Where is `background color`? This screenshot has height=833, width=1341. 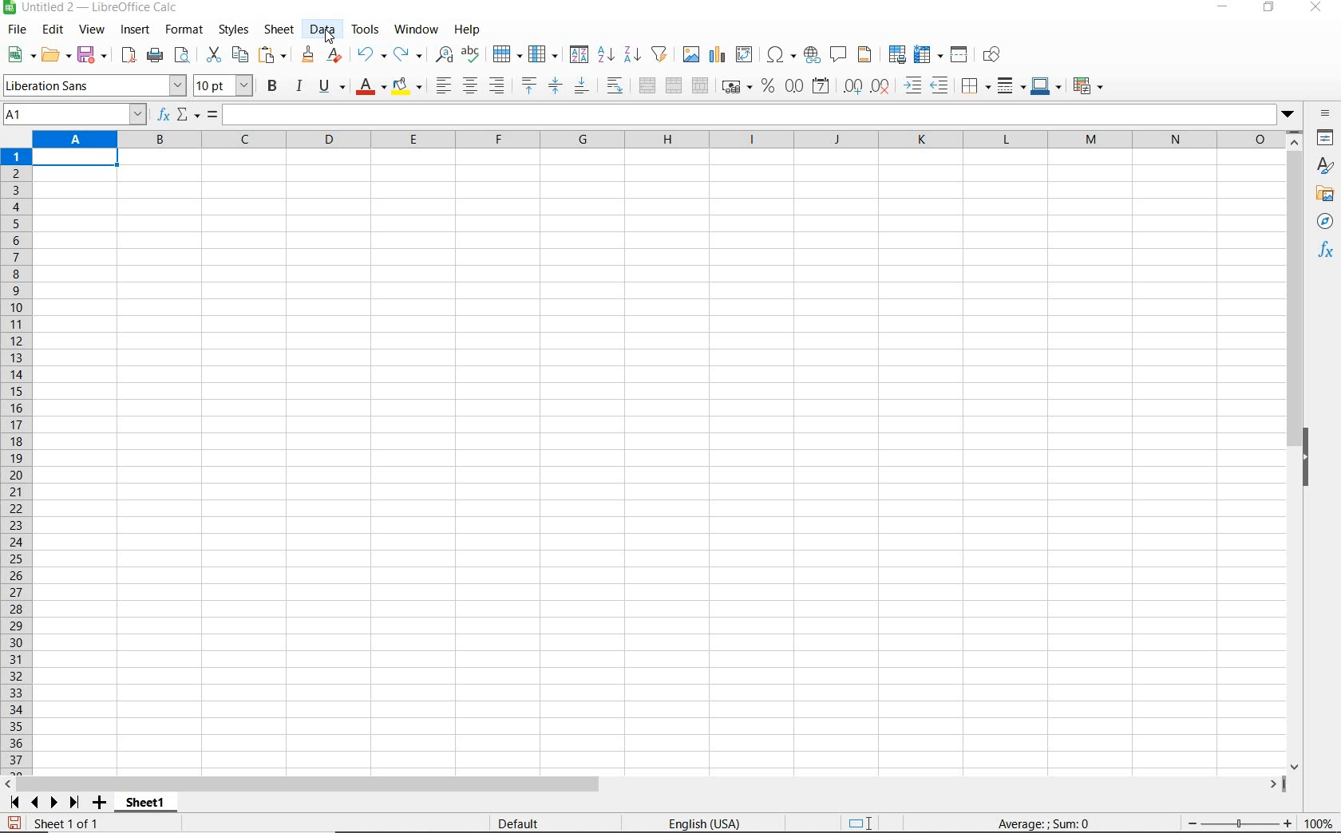 background color is located at coordinates (406, 88).